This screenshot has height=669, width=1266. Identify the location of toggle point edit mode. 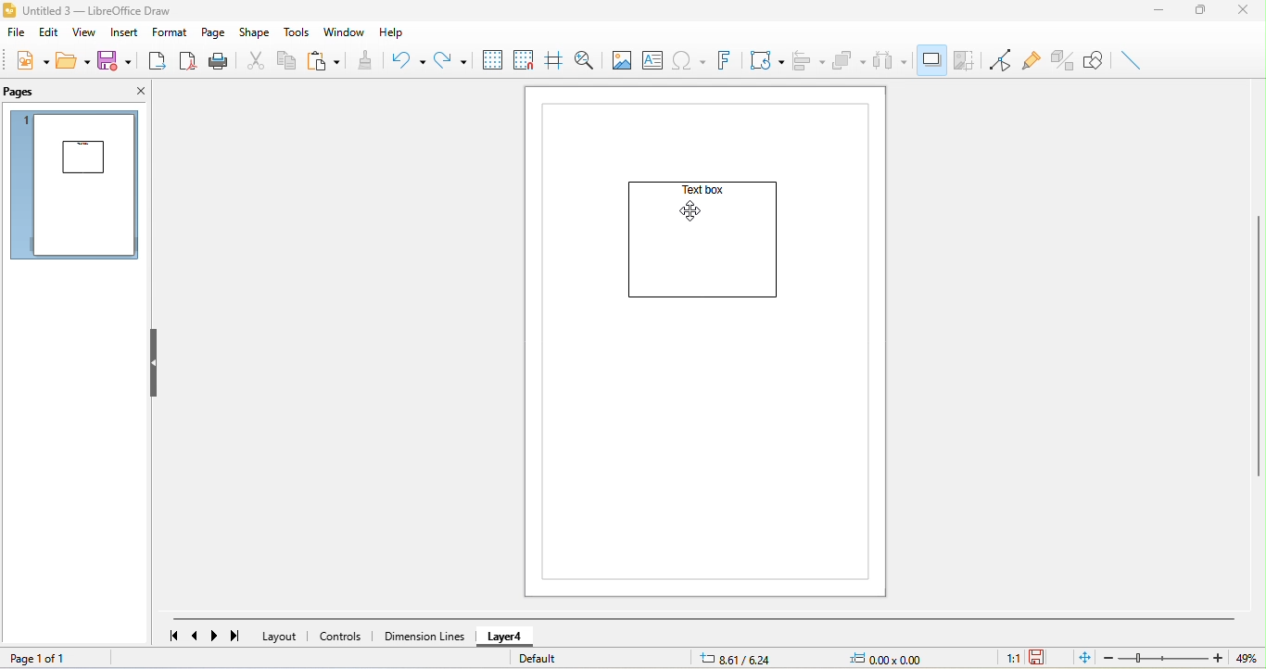
(1001, 60).